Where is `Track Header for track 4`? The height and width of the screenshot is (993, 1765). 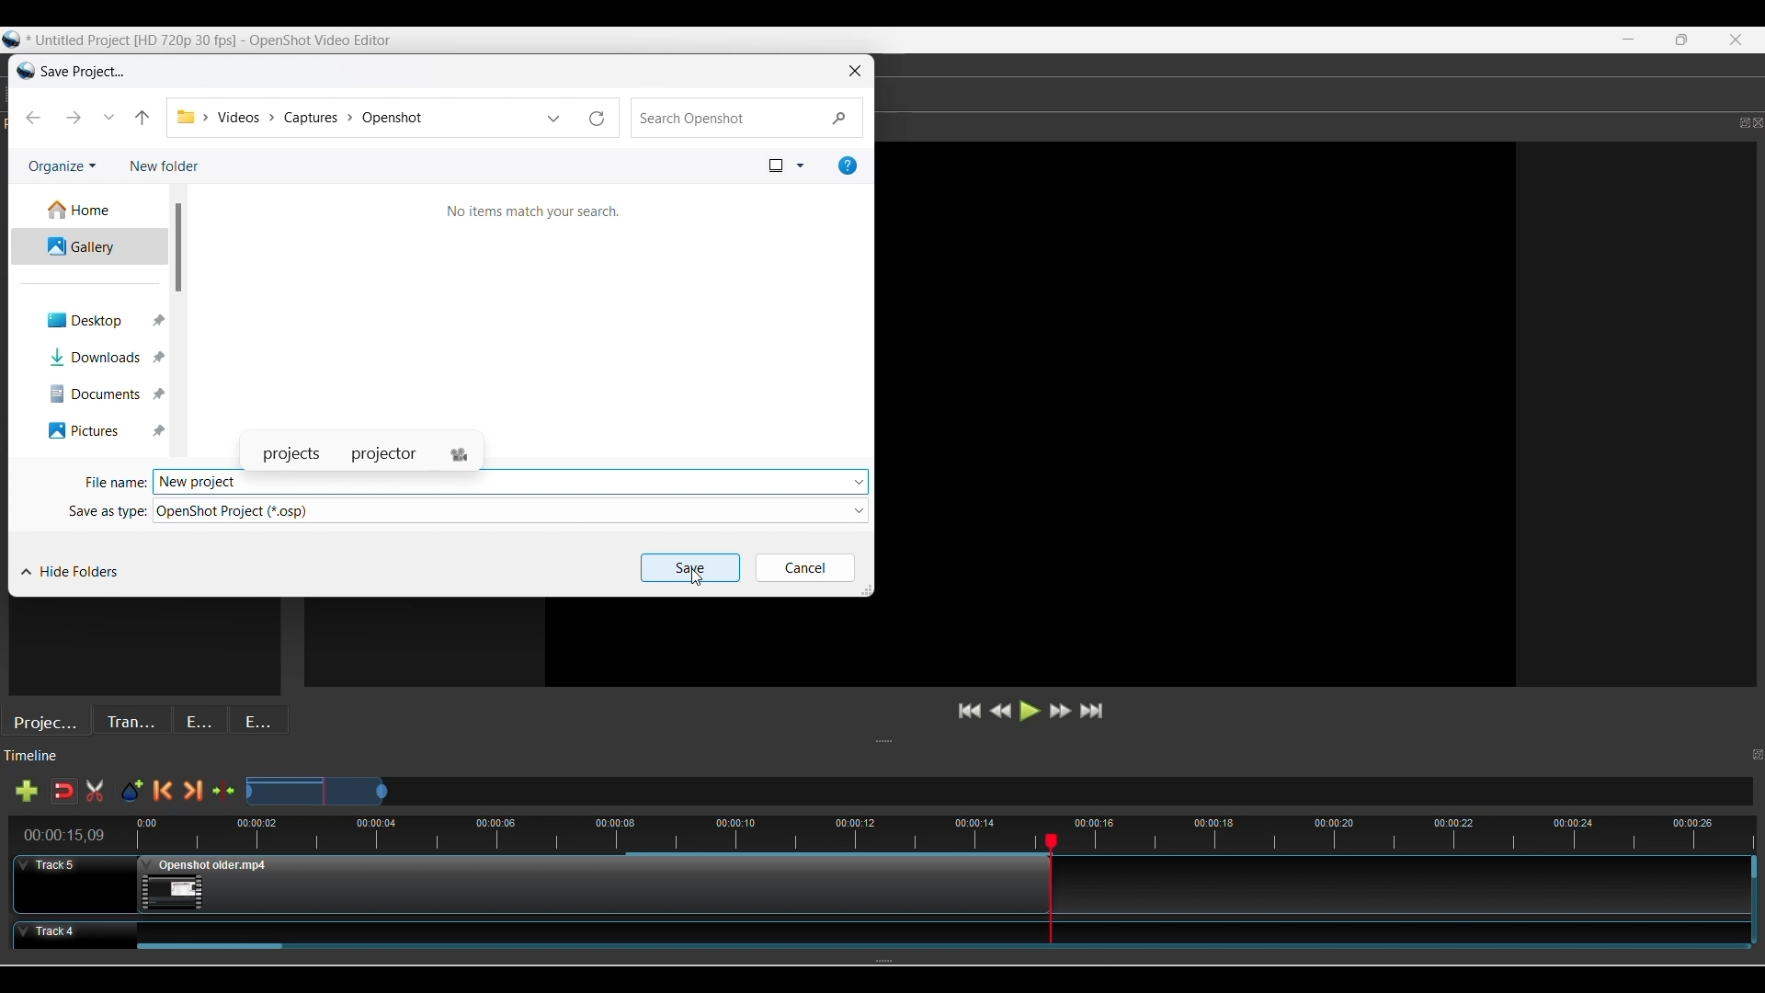 Track Header for track 4 is located at coordinates (67, 935).